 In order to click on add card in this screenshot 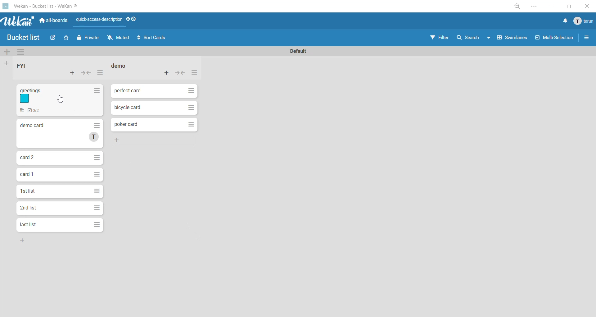, I will do `click(167, 73)`.